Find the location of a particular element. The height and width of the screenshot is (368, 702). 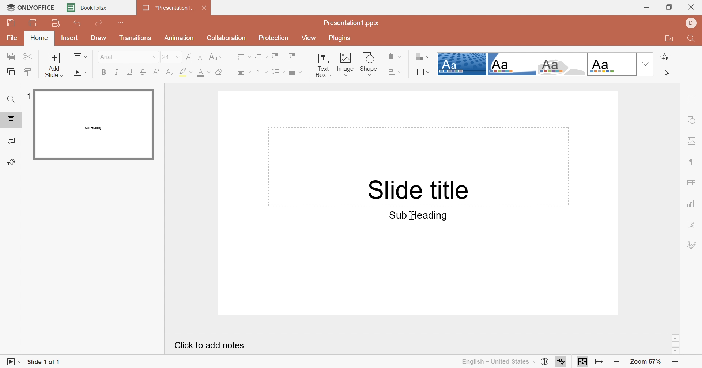

Copy Style is located at coordinates (29, 71).